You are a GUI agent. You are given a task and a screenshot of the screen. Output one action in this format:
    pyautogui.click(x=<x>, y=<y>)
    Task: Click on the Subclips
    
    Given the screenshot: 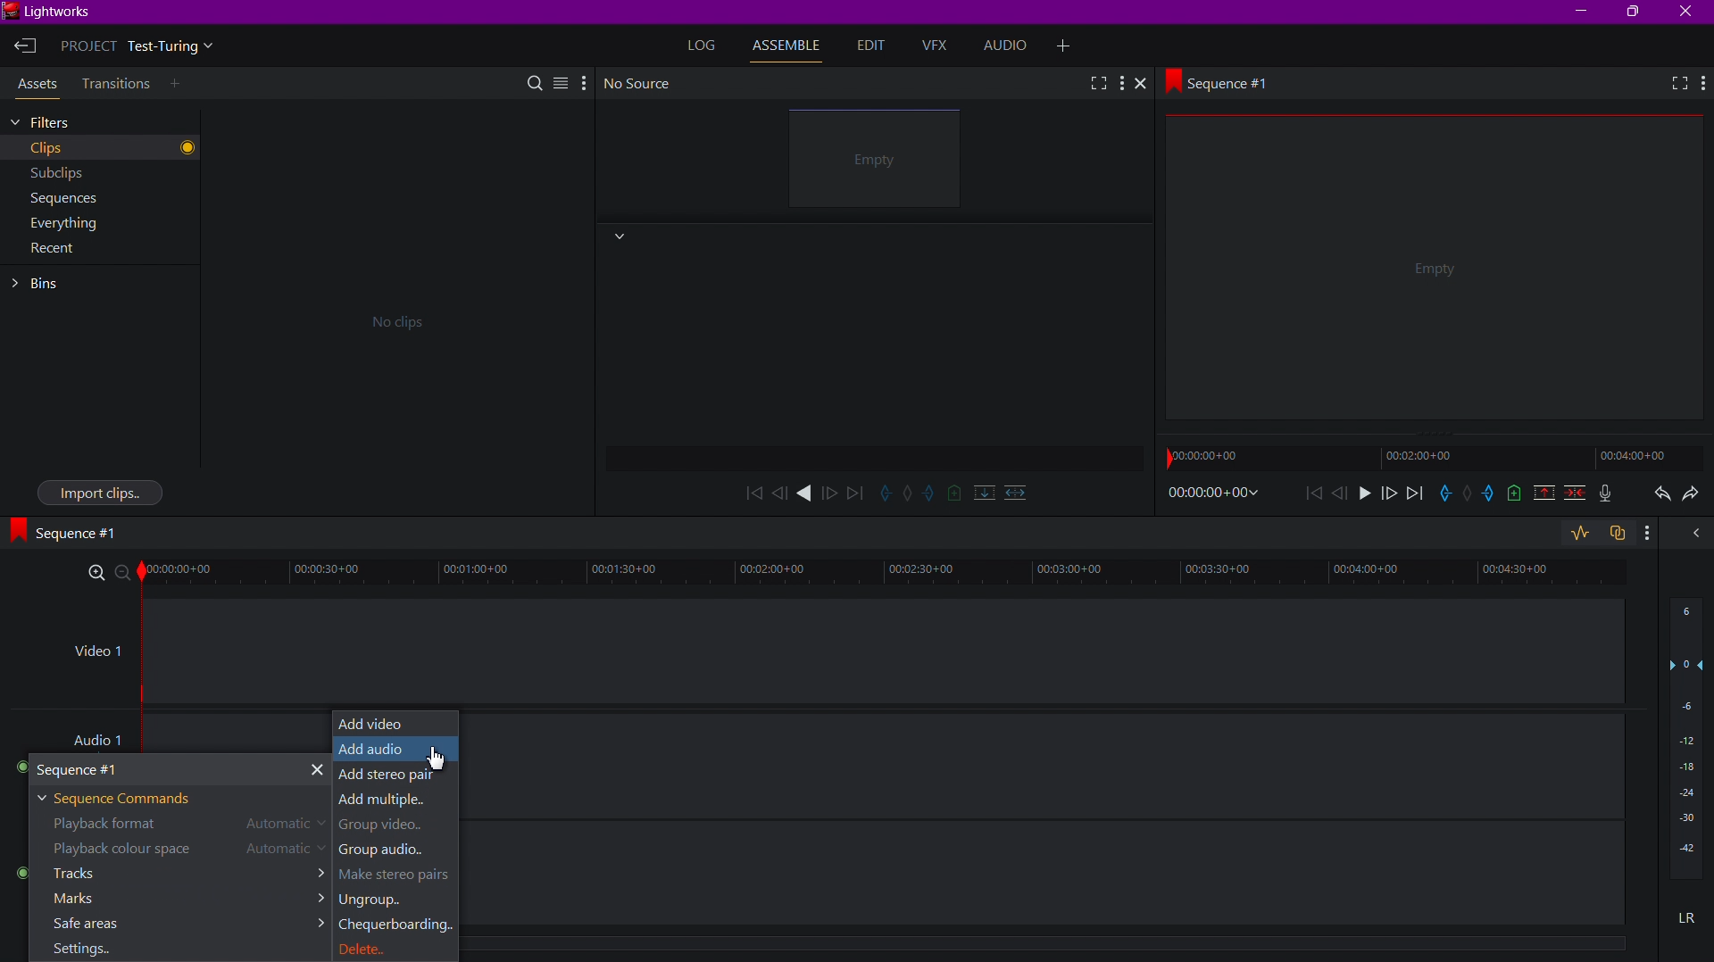 What is the action you would take?
    pyautogui.click(x=57, y=171)
    